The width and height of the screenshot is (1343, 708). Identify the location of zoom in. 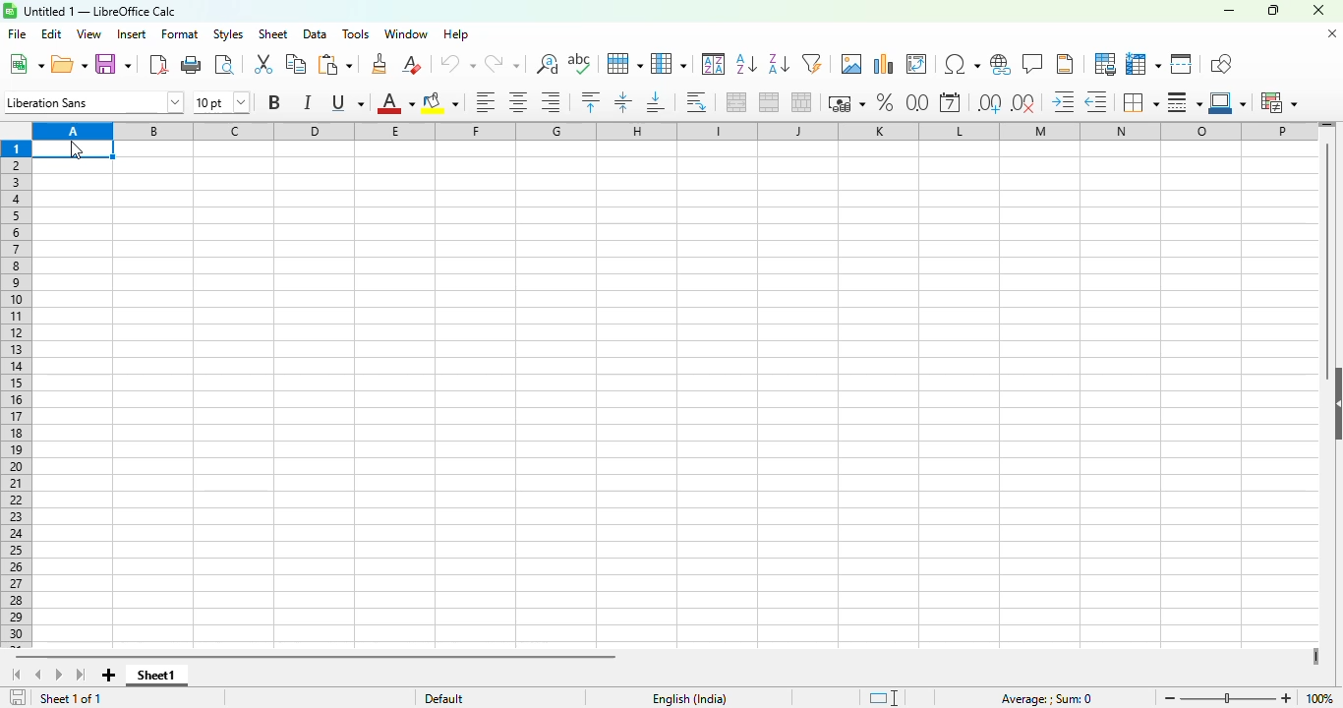
(1286, 698).